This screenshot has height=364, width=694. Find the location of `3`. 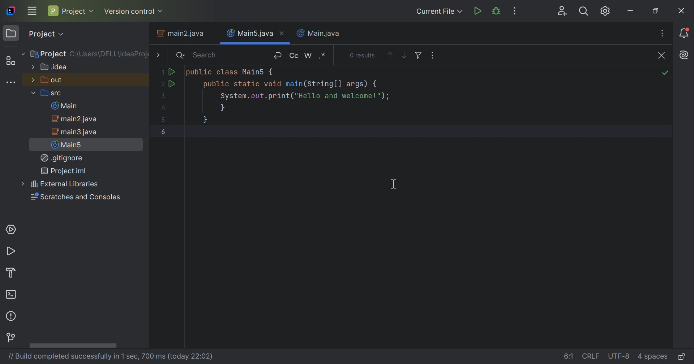

3 is located at coordinates (167, 96).